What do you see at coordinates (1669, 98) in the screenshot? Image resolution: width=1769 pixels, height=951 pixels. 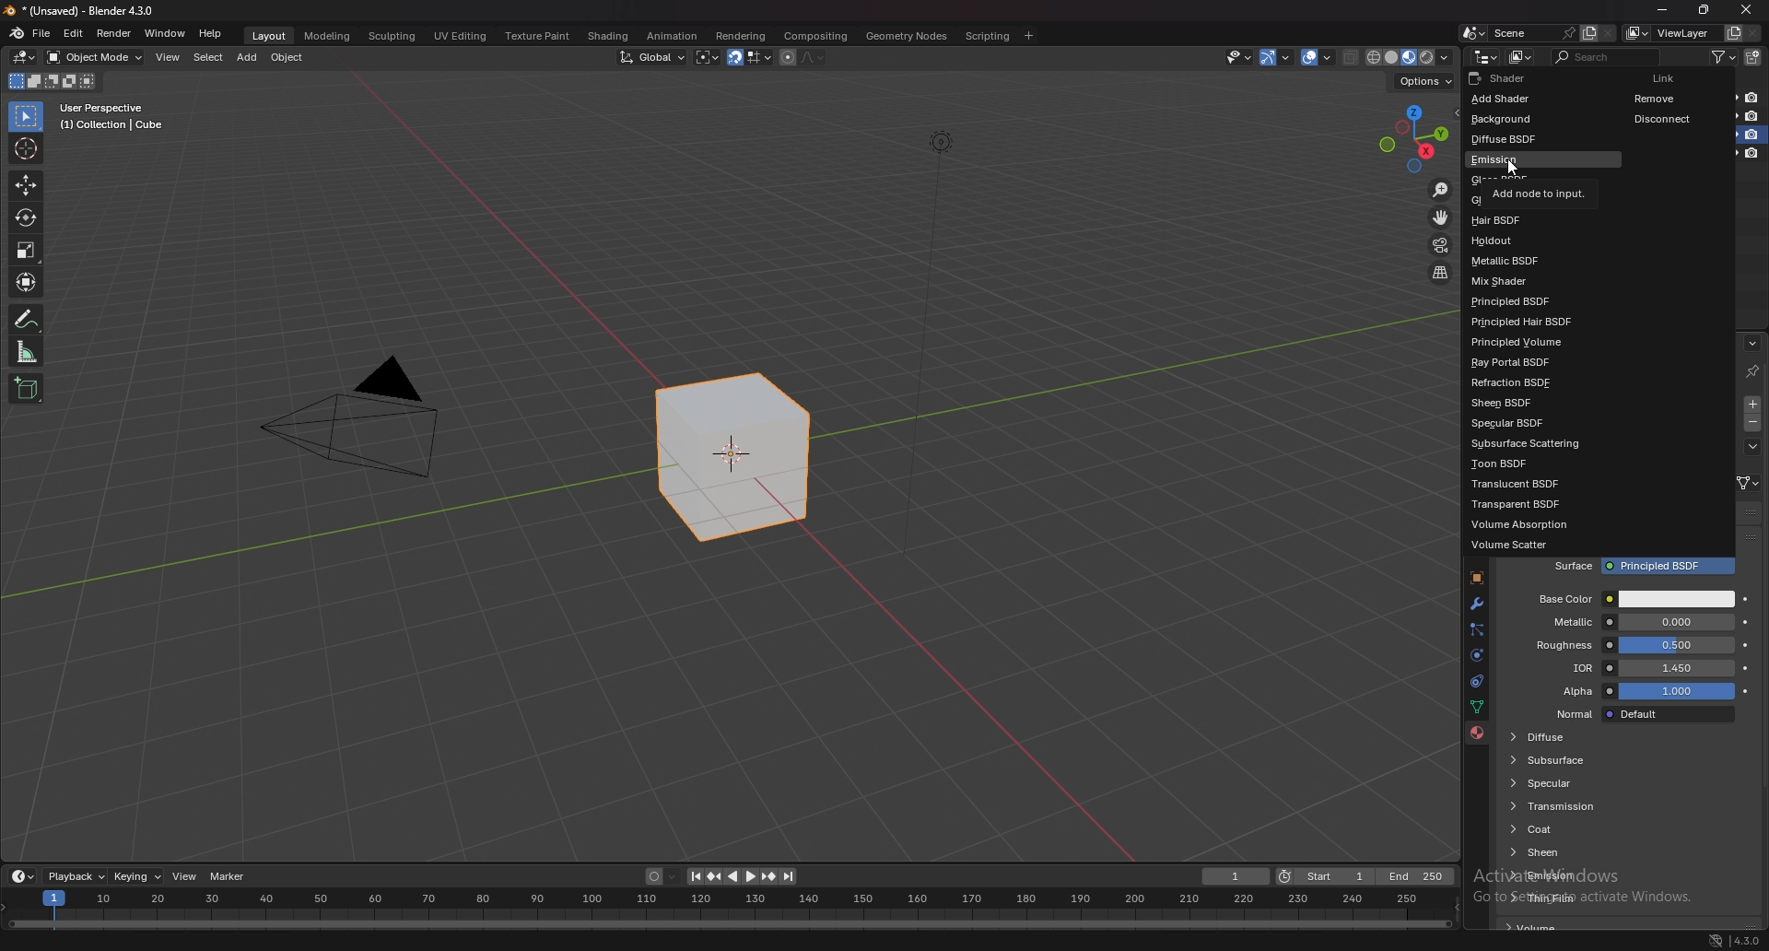 I see `remove` at bounding box center [1669, 98].